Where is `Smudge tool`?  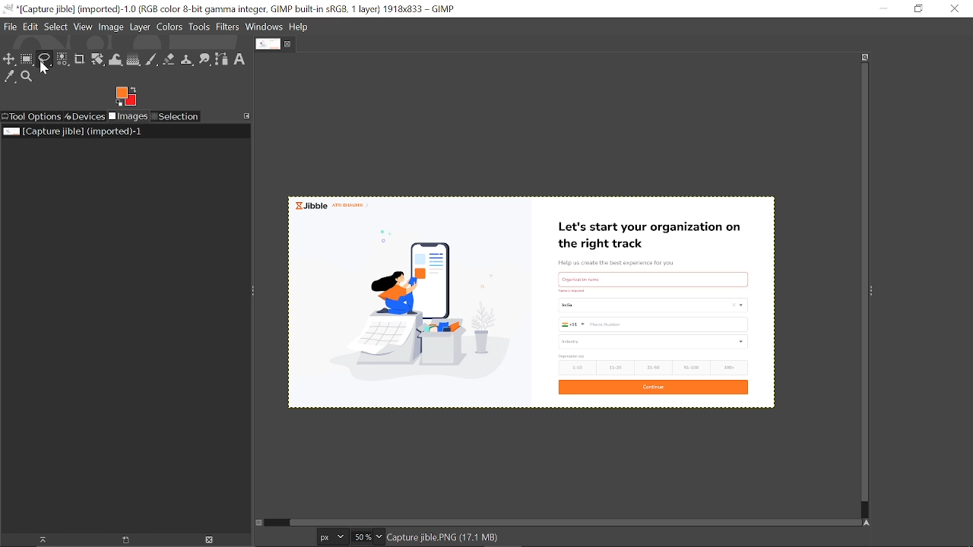
Smudge tool is located at coordinates (205, 60).